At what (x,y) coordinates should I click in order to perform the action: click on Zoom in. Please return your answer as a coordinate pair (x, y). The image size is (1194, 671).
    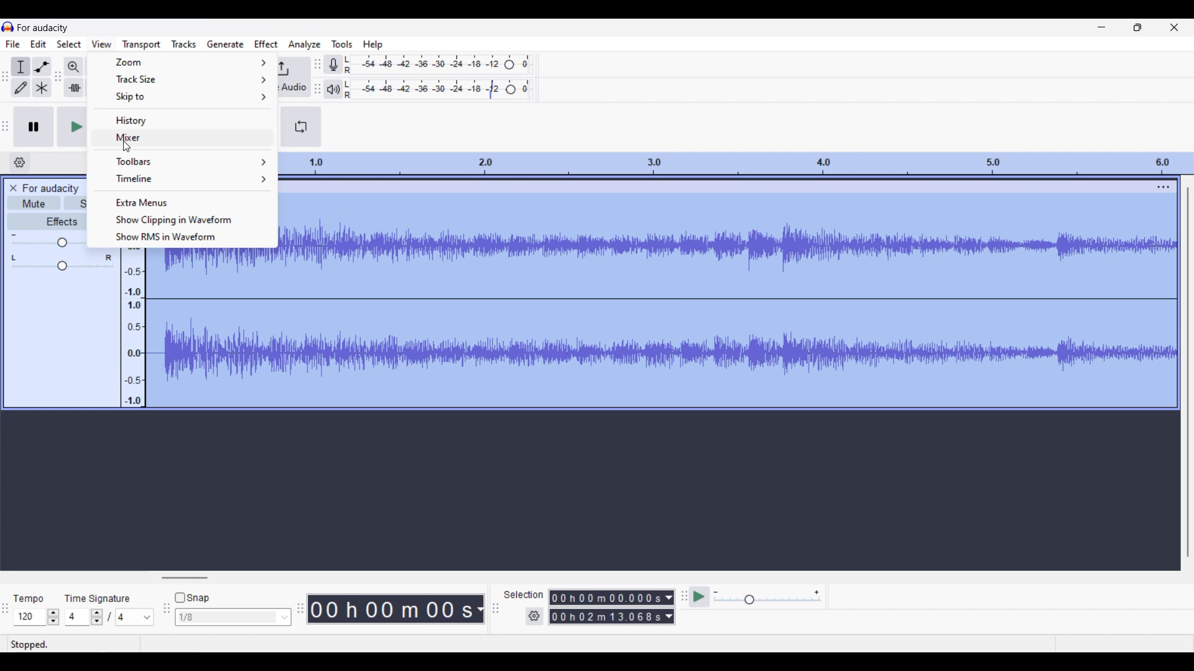
    Looking at the image, I should click on (73, 67).